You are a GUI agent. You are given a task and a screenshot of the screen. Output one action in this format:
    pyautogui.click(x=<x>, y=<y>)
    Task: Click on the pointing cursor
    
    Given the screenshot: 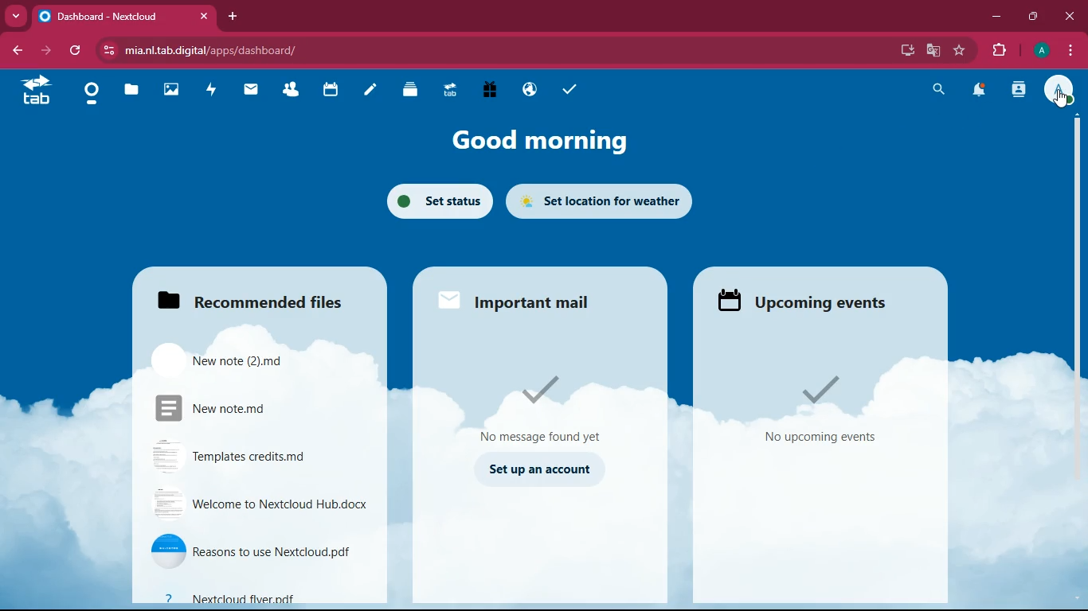 What is the action you would take?
    pyautogui.click(x=1059, y=99)
    